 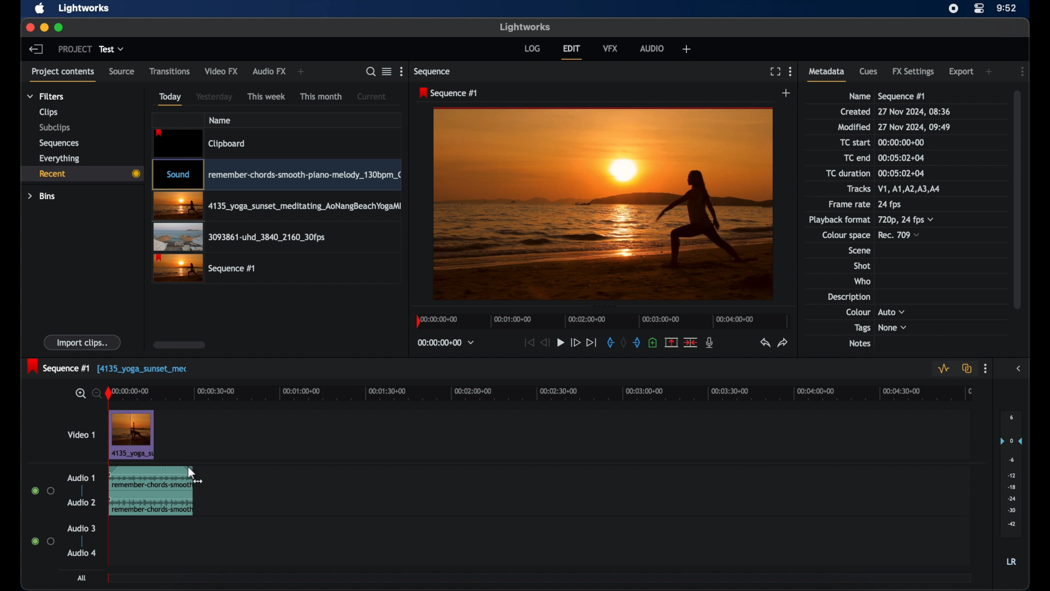 What do you see at coordinates (370, 72) in the screenshot?
I see `search` at bounding box center [370, 72].